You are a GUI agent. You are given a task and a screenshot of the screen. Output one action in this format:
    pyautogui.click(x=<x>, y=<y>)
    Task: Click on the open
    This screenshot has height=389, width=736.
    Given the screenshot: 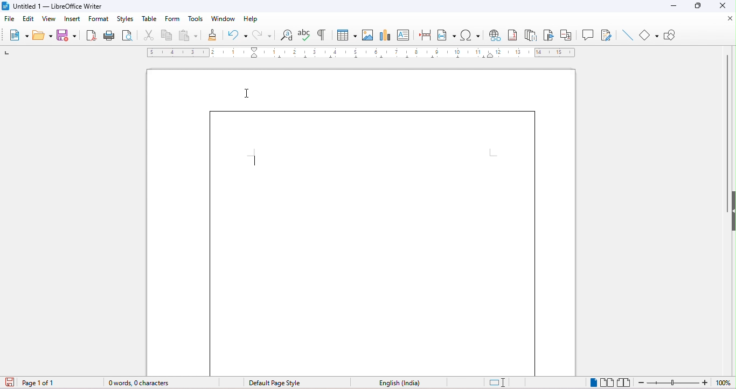 What is the action you would take?
    pyautogui.click(x=41, y=37)
    